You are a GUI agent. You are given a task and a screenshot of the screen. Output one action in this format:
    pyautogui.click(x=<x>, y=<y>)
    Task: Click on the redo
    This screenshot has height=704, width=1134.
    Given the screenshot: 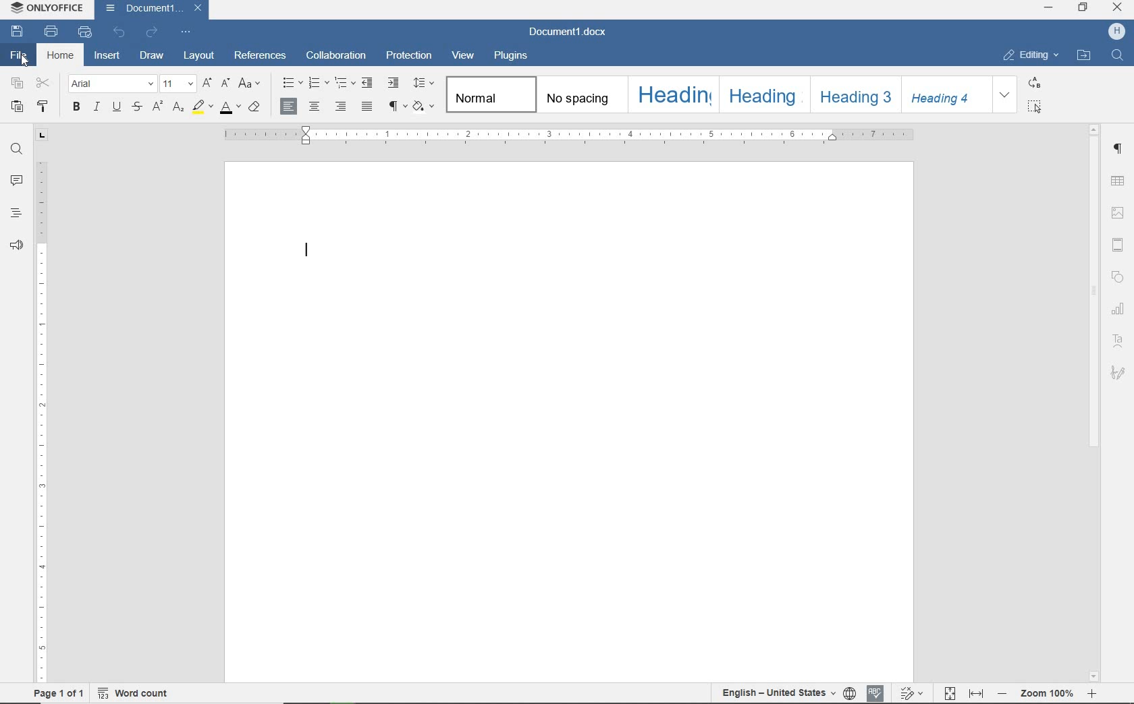 What is the action you would take?
    pyautogui.click(x=153, y=32)
    